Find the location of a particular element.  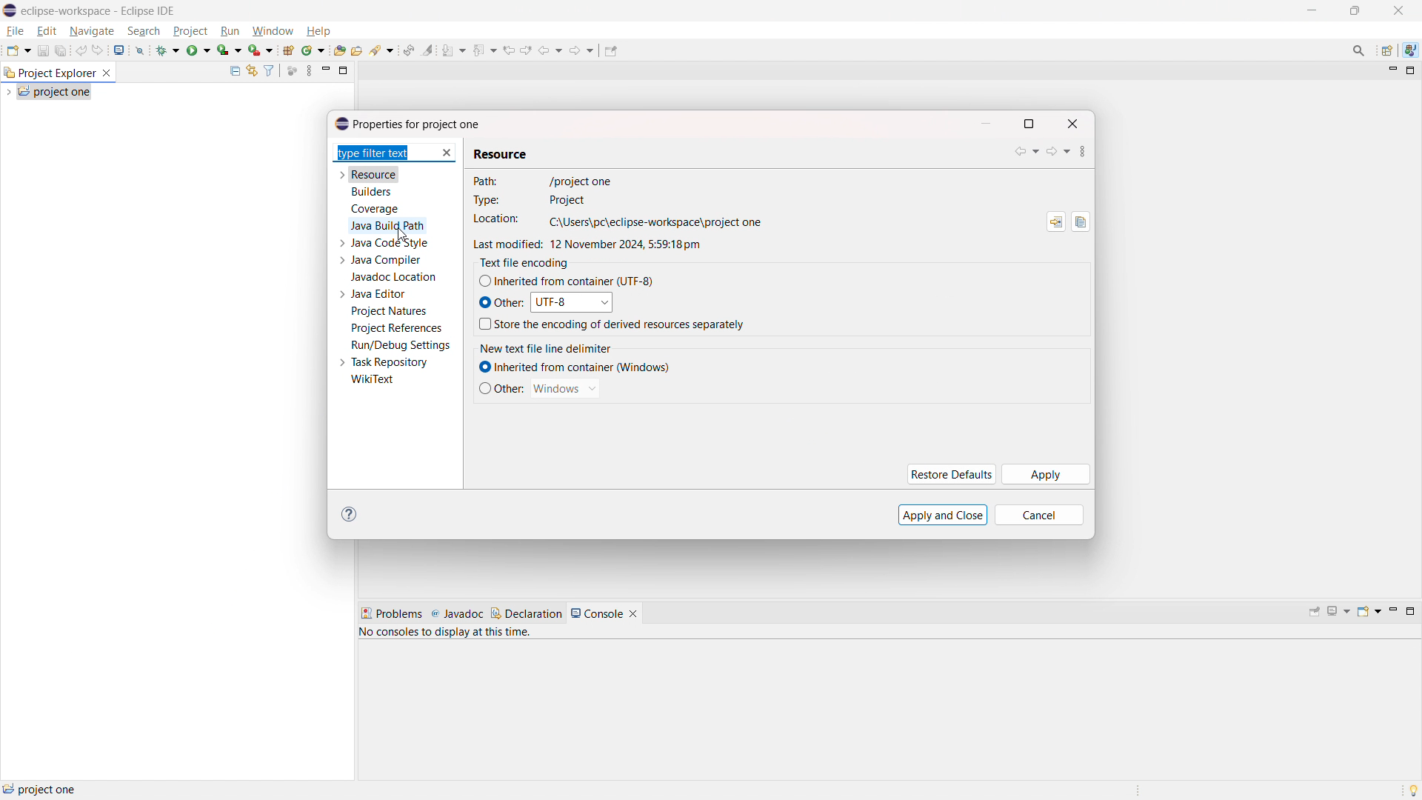

resource is located at coordinates (375, 174).